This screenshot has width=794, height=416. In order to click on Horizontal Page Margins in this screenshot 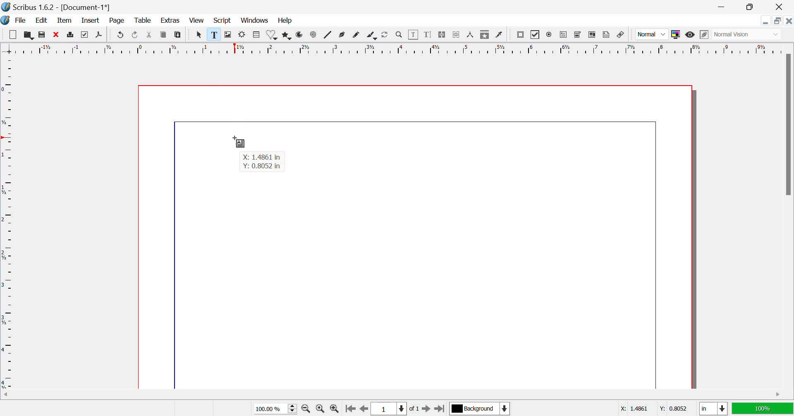, I will do `click(10, 223)`.